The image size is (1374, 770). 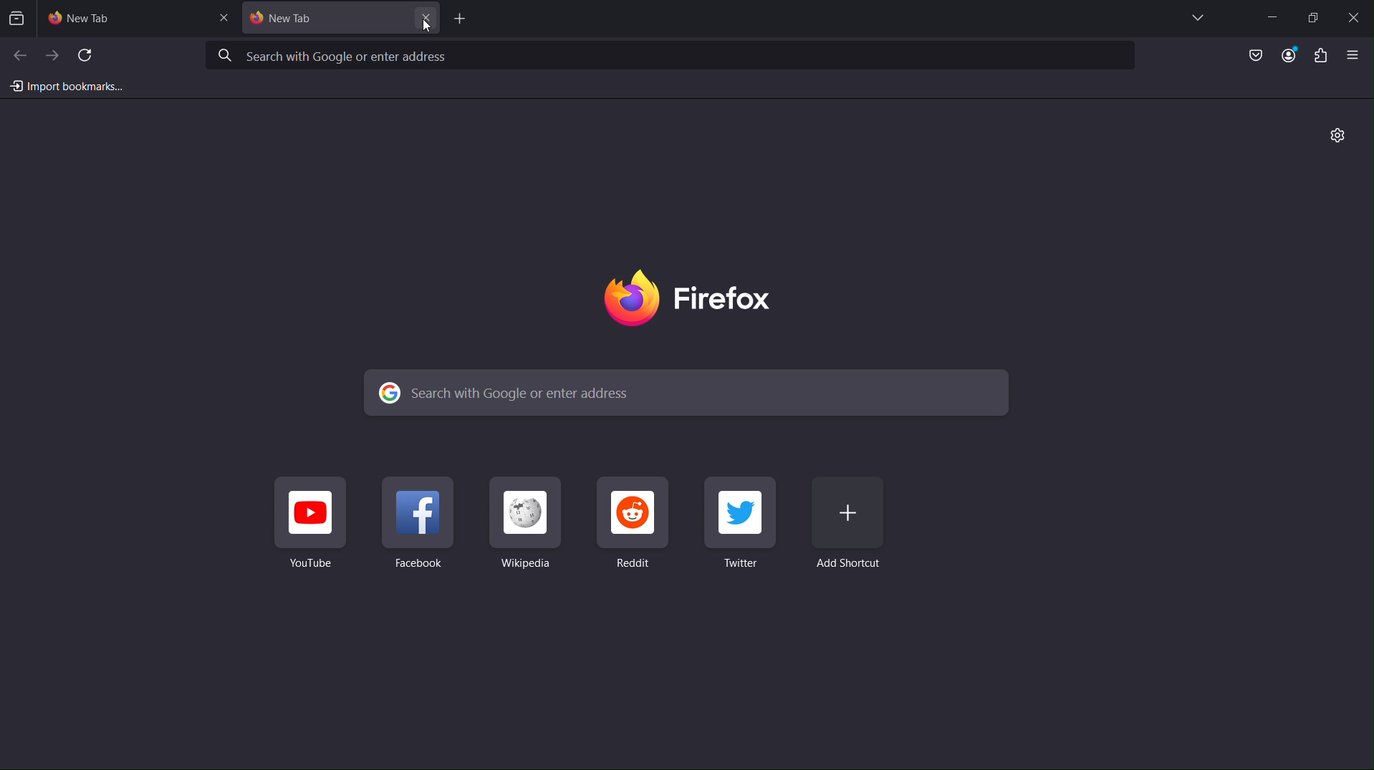 I want to click on New Tab, so click(x=136, y=19).